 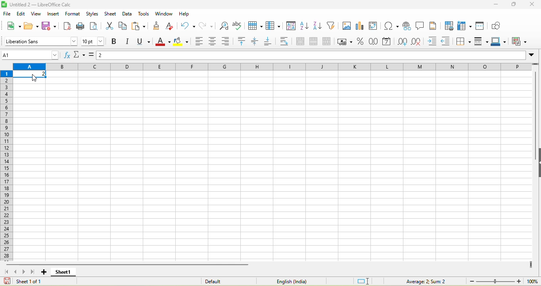 I want to click on save, so click(x=51, y=26).